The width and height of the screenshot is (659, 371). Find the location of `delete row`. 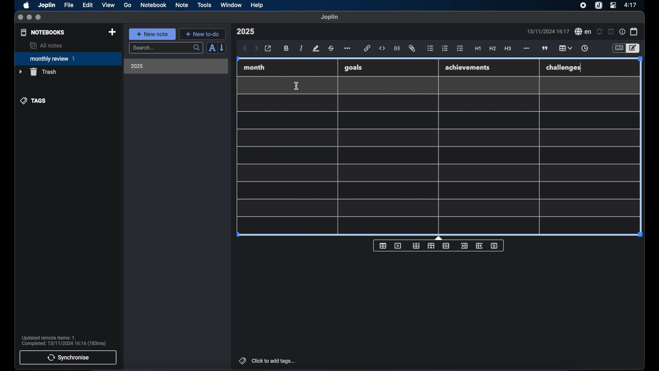

delete row is located at coordinates (447, 245).